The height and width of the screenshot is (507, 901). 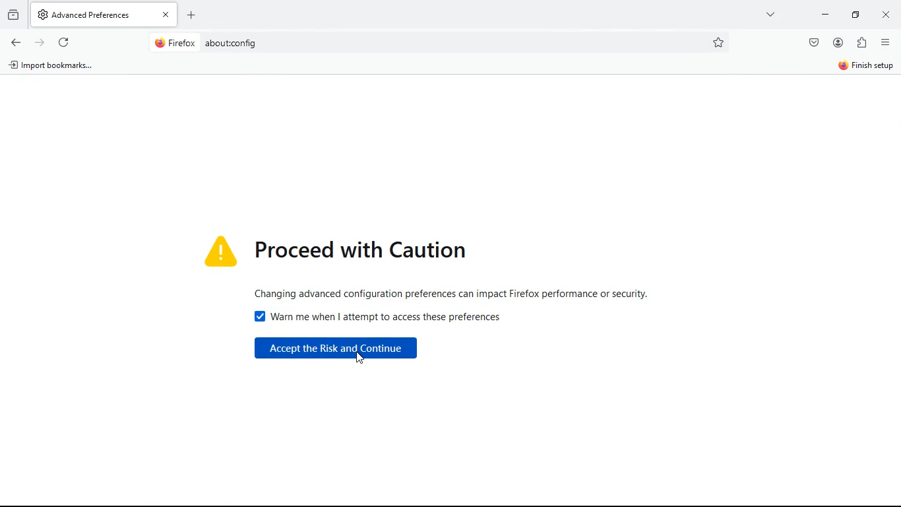 What do you see at coordinates (362, 356) in the screenshot?
I see `Cursor` at bounding box center [362, 356].